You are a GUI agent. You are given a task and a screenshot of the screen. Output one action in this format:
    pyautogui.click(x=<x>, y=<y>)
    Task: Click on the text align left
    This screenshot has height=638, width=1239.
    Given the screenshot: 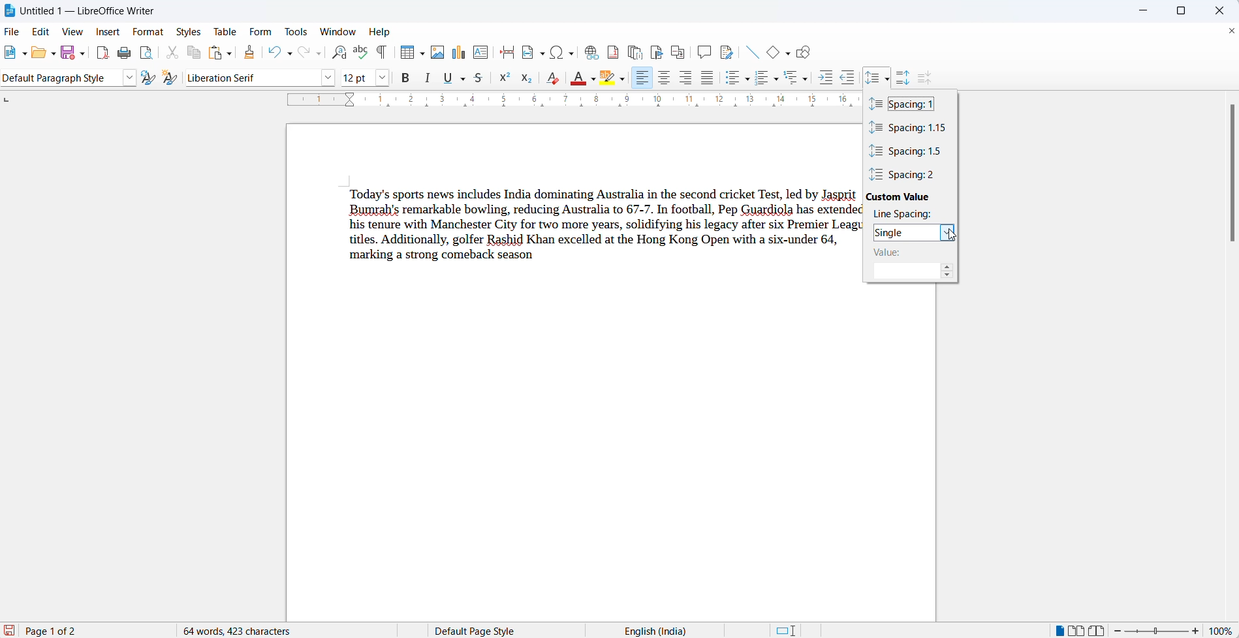 What is the action you would take?
    pyautogui.click(x=643, y=79)
    